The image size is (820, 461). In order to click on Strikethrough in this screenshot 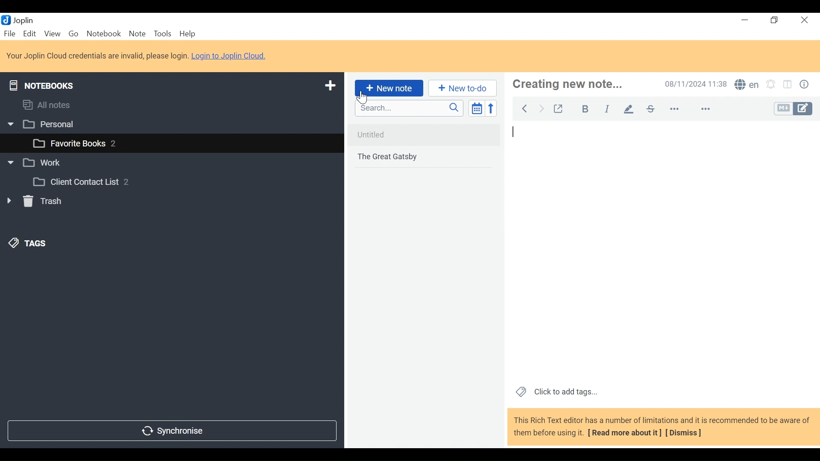, I will do `click(651, 110)`.